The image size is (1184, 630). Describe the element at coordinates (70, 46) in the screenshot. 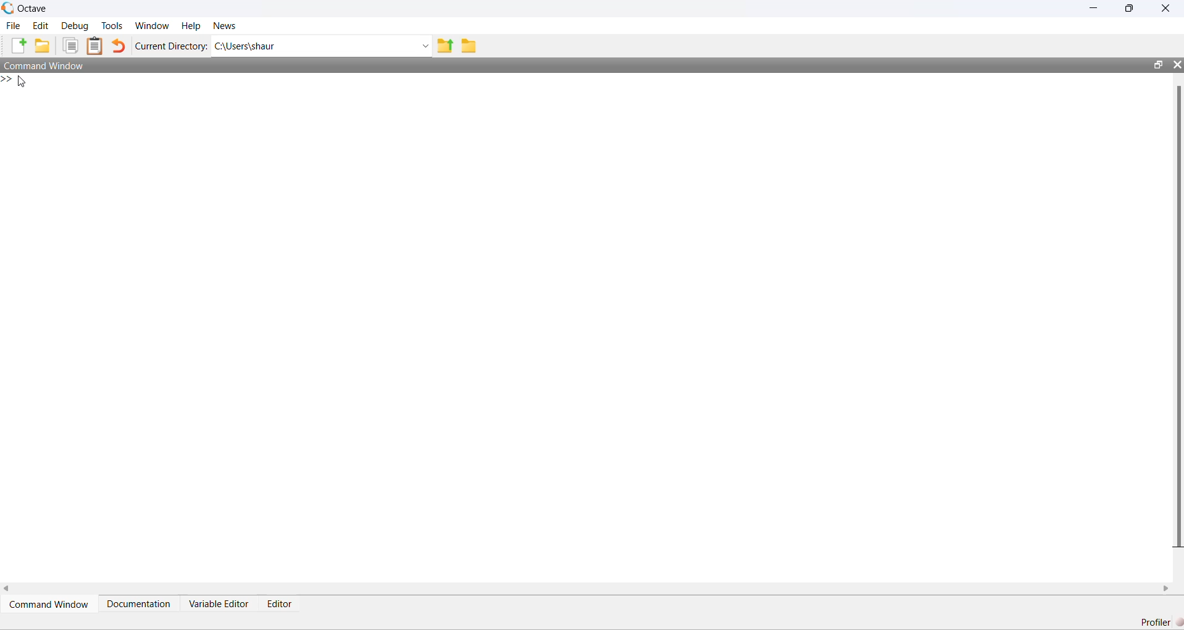

I see `copy` at that location.